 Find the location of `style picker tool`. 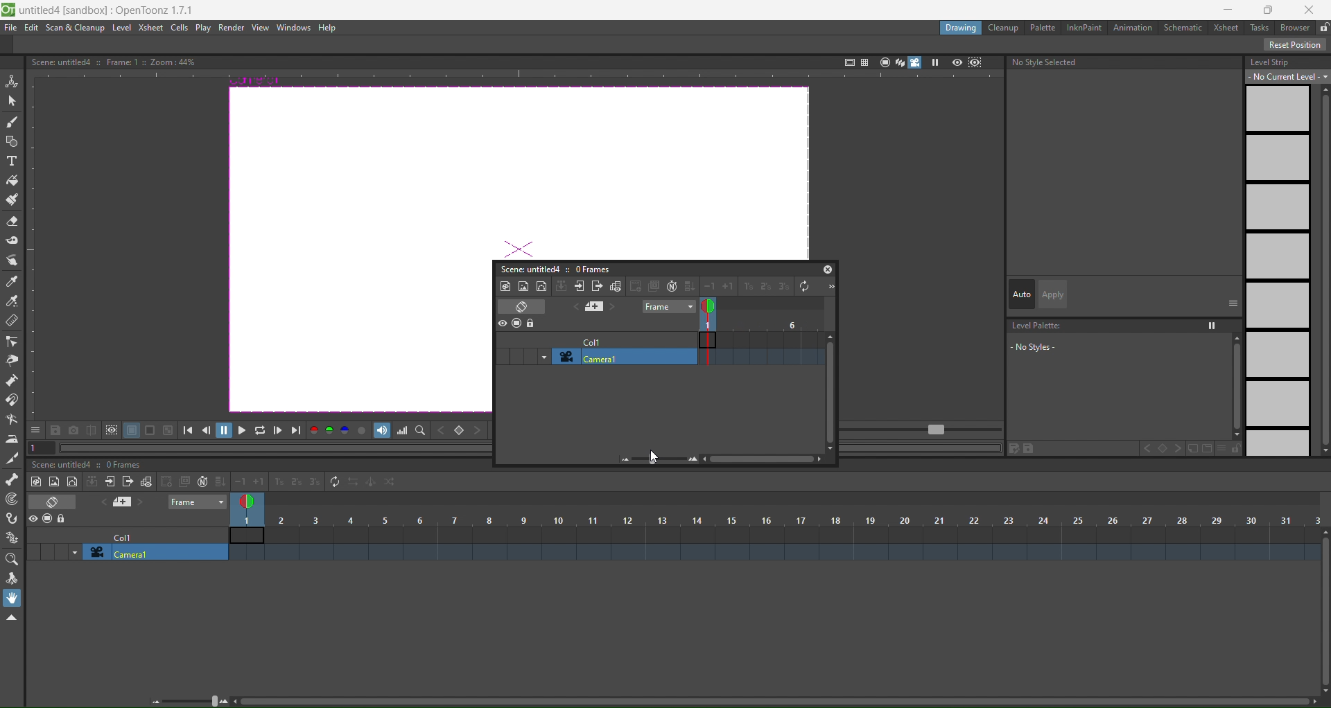

style picker tool is located at coordinates (11, 282).